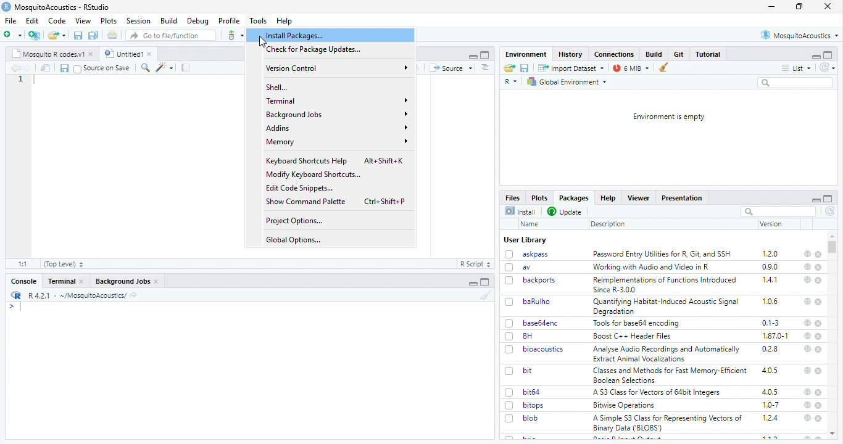 This screenshot has height=444, width=843. What do you see at coordinates (807, 279) in the screenshot?
I see `web` at bounding box center [807, 279].